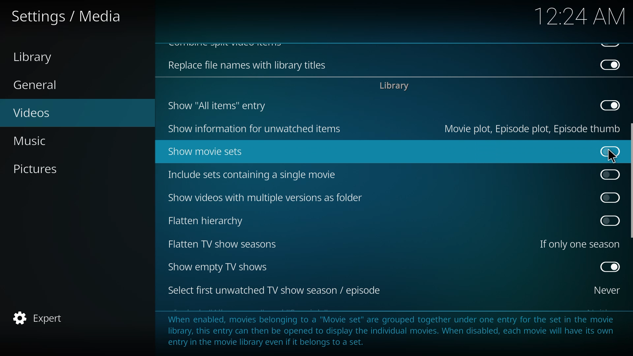  What do you see at coordinates (39, 140) in the screenshot?
I see `music` at bounding box center [39, 140].